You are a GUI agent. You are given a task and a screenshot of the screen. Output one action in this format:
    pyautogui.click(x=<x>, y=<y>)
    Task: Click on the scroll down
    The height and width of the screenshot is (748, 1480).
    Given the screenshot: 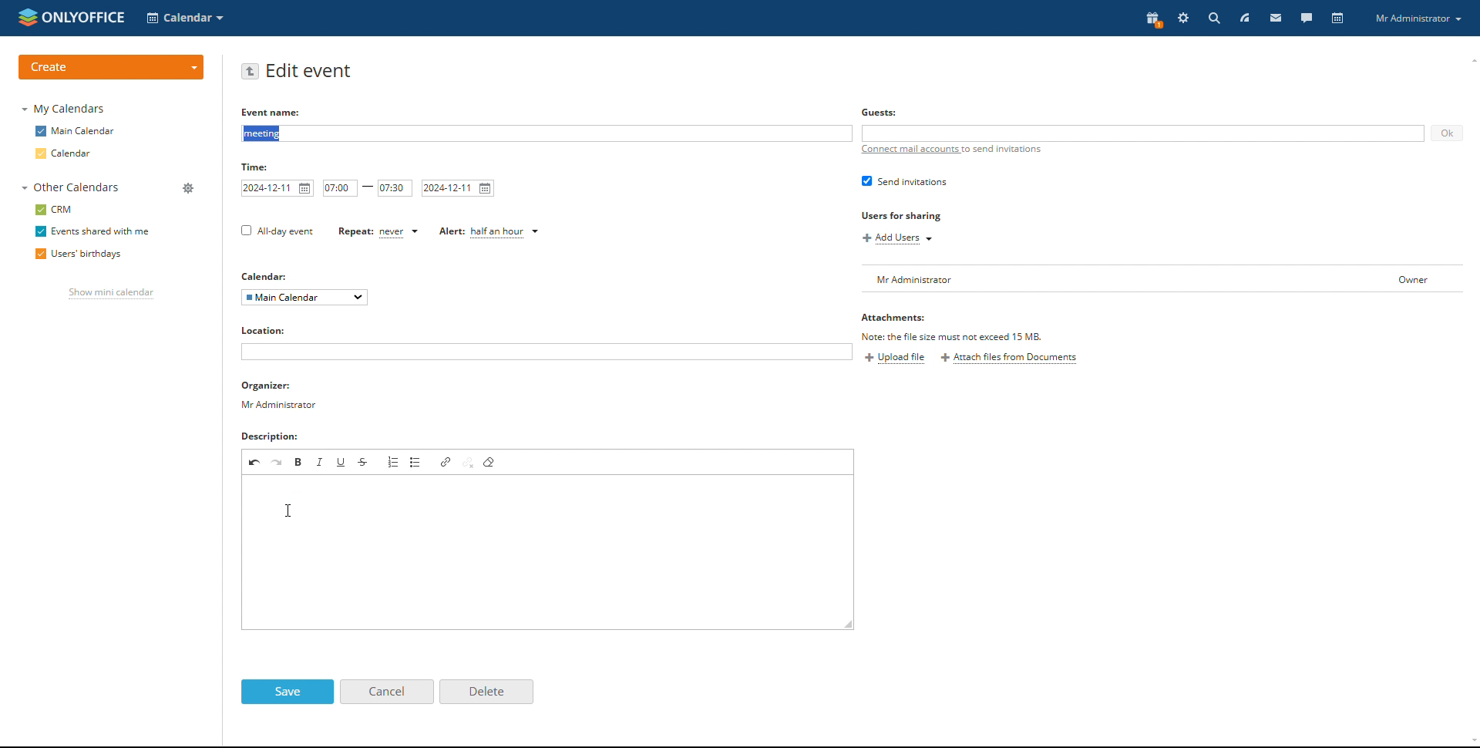 What is the action you would take?
    pyautogui.click(x=1471, y=743)
    